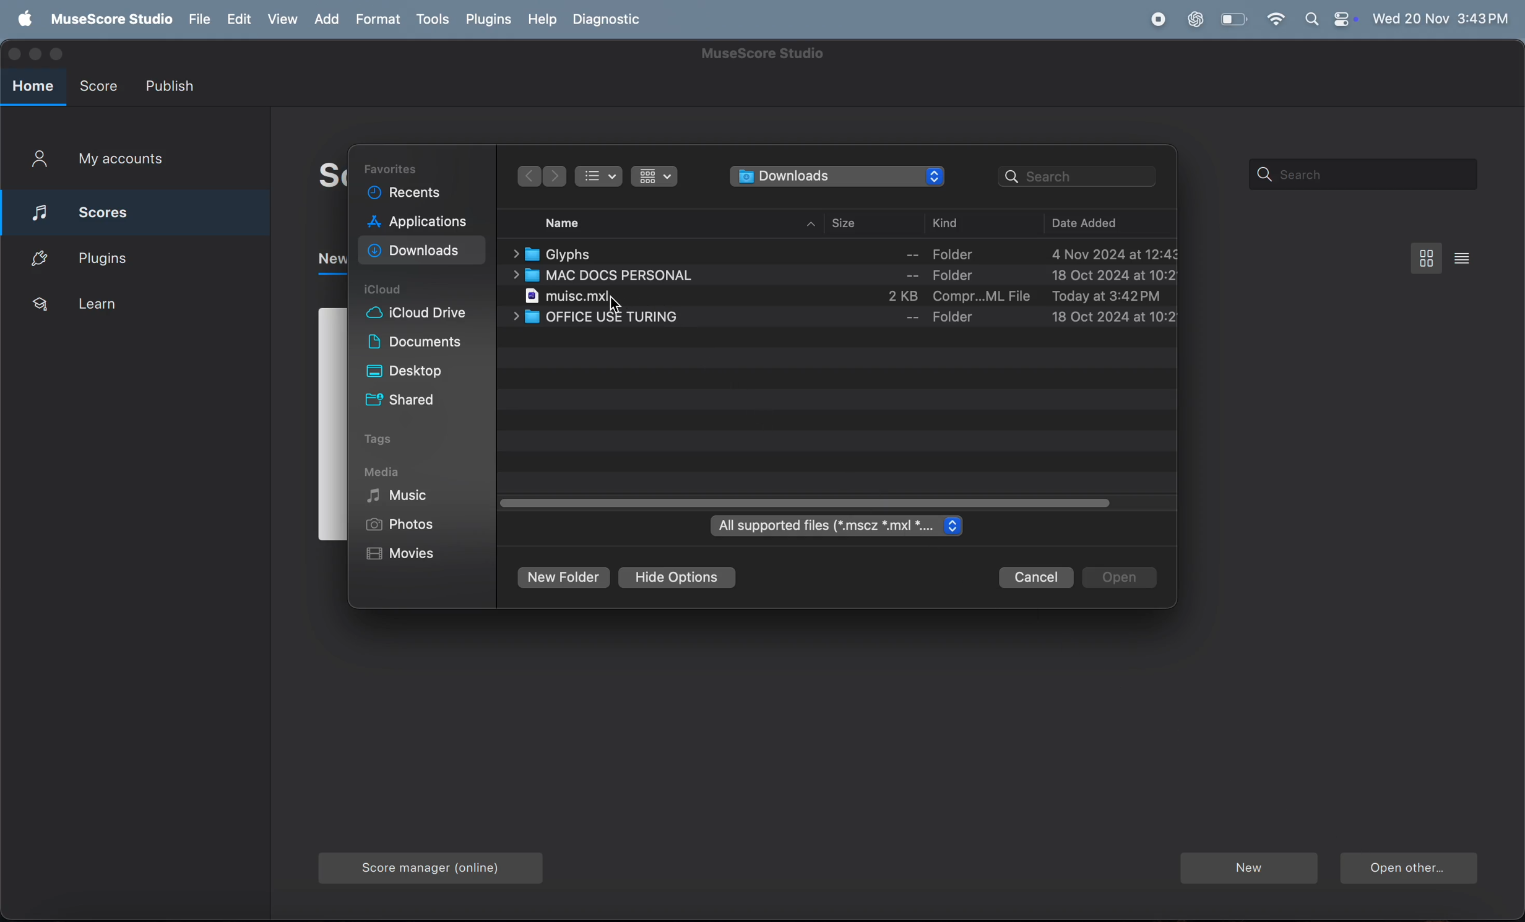 The image size is (1525, 922). Describe the element at coordinates (102, 88) in the screenshot. I see `score` at that location.